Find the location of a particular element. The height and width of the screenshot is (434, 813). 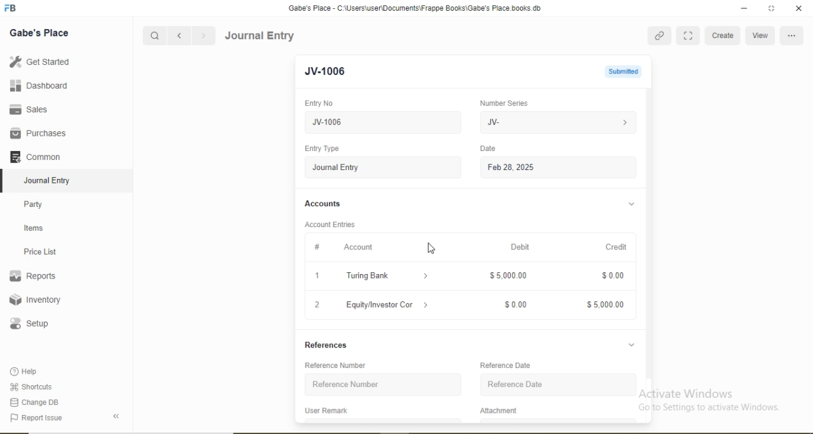

Backward is located at coordinates (179, 36).